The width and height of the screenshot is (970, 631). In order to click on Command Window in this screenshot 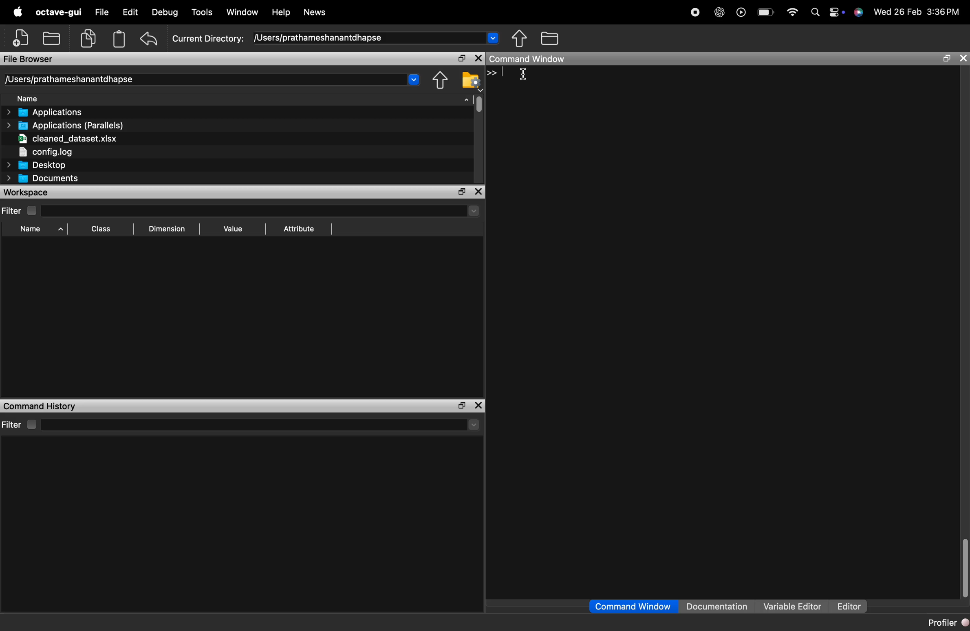, I will do `click(630, 607)`.